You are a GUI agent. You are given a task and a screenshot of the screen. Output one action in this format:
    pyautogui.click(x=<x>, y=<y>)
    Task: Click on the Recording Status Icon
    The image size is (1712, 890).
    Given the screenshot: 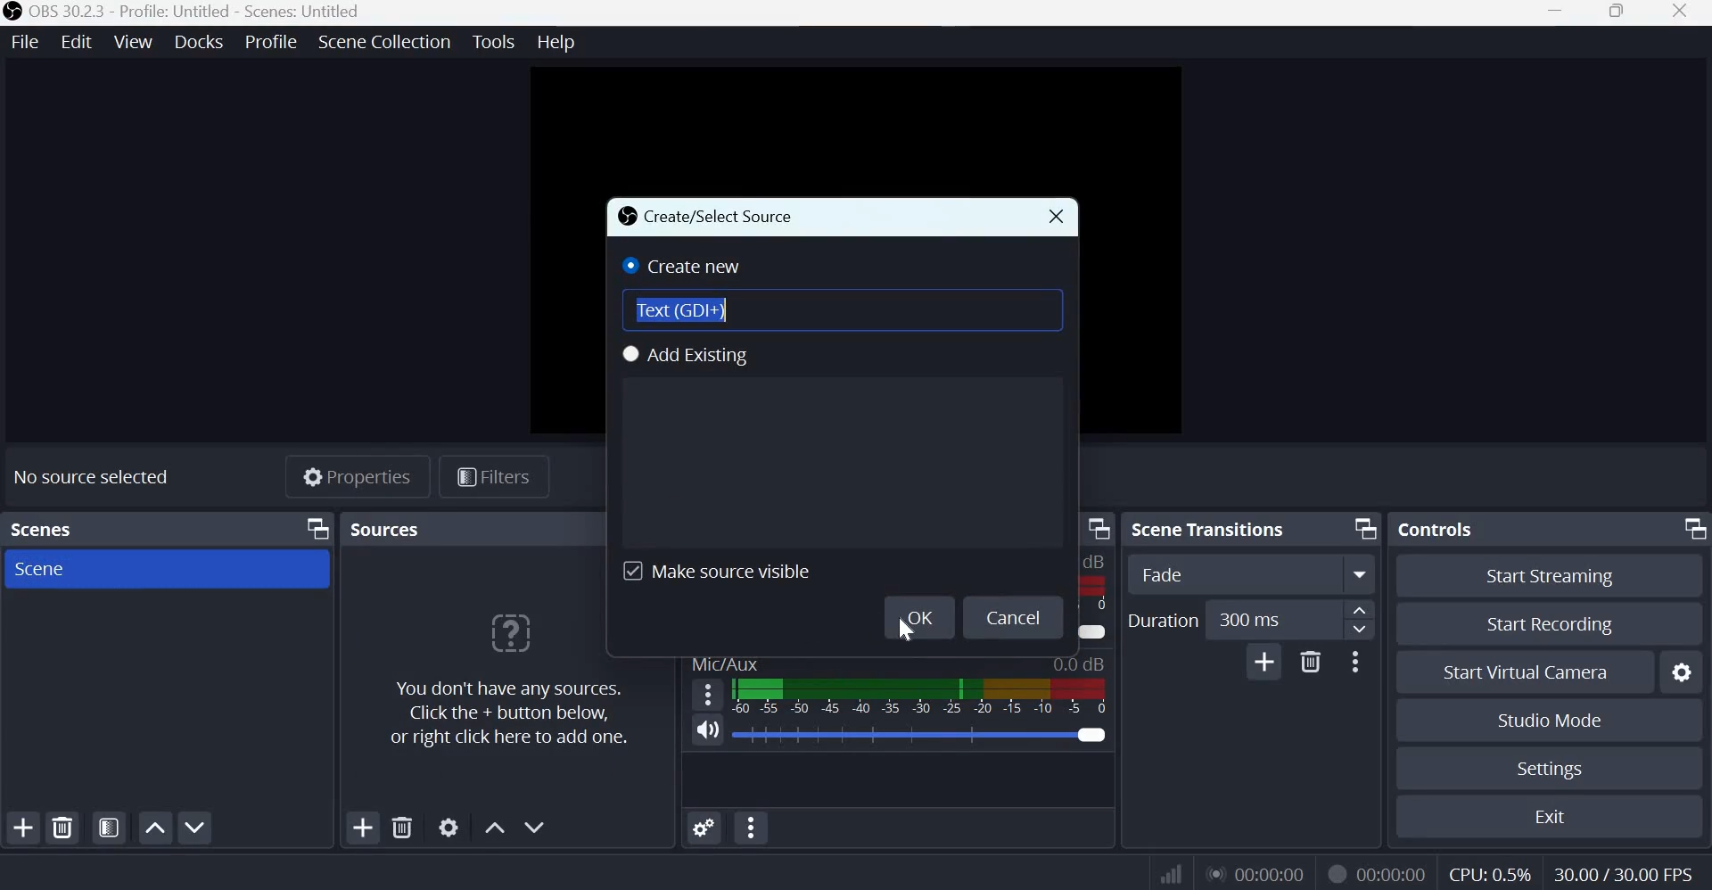 What is the action you would take?
    pyautogui.click(x=1334, y=873)
    